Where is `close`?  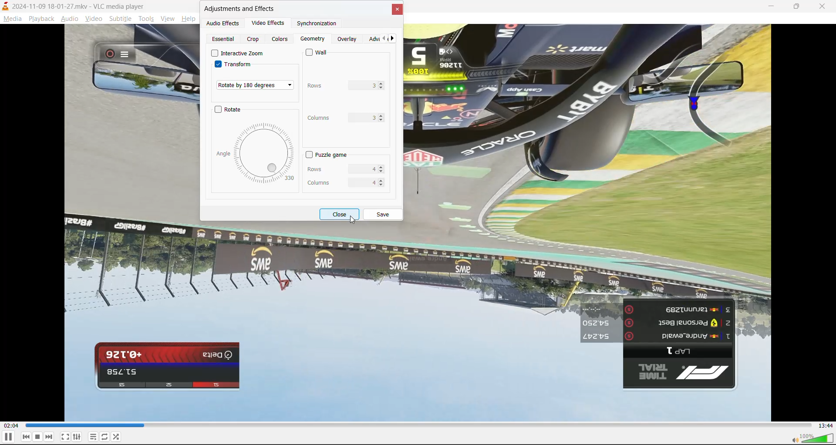 close is located at coordinates (341, 214).